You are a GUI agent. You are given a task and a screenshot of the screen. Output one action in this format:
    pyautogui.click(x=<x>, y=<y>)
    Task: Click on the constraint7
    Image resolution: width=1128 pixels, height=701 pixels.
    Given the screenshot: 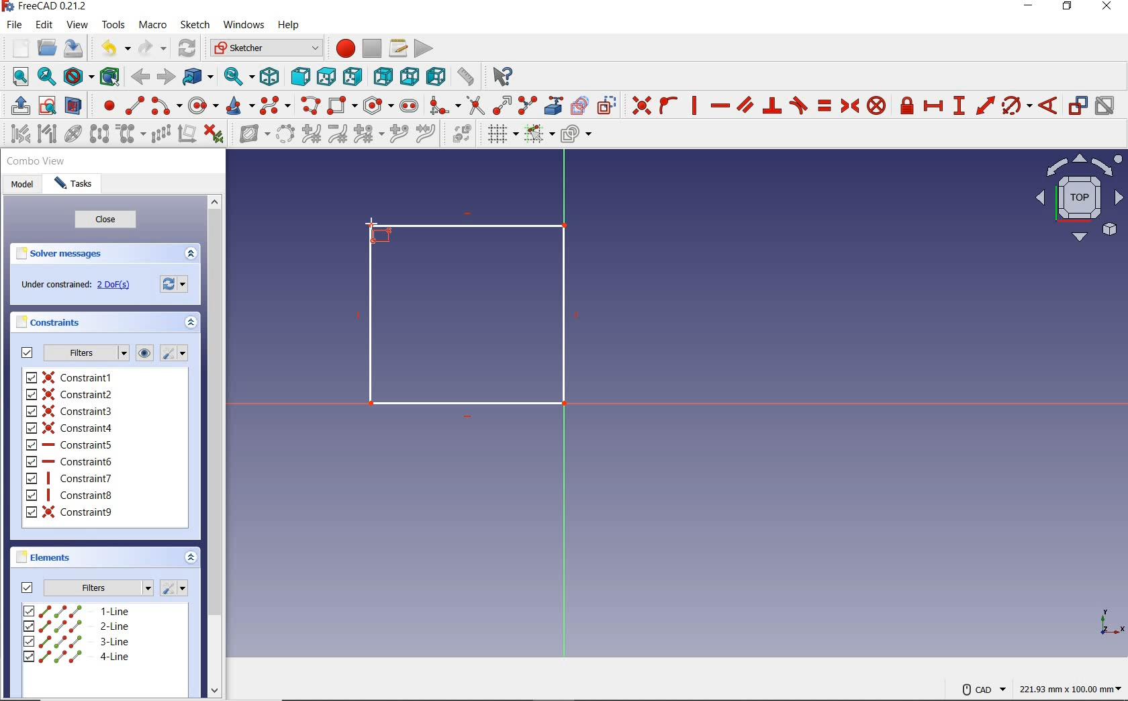 What is the action you would take?
    pyautogui.click(x=70, y=477)
    